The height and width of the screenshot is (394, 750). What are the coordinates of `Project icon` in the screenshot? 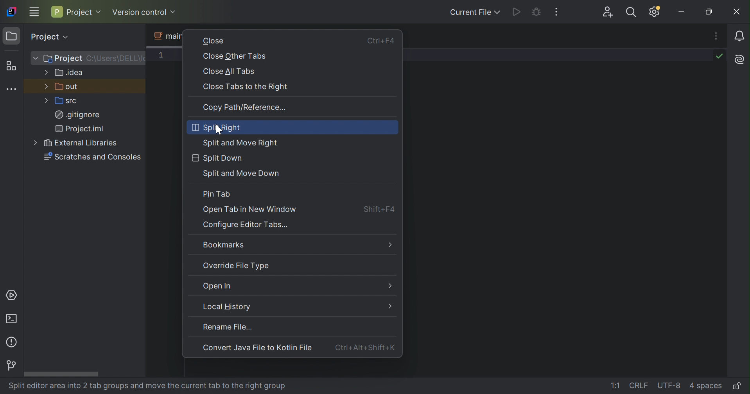 It's located at (11, 37).